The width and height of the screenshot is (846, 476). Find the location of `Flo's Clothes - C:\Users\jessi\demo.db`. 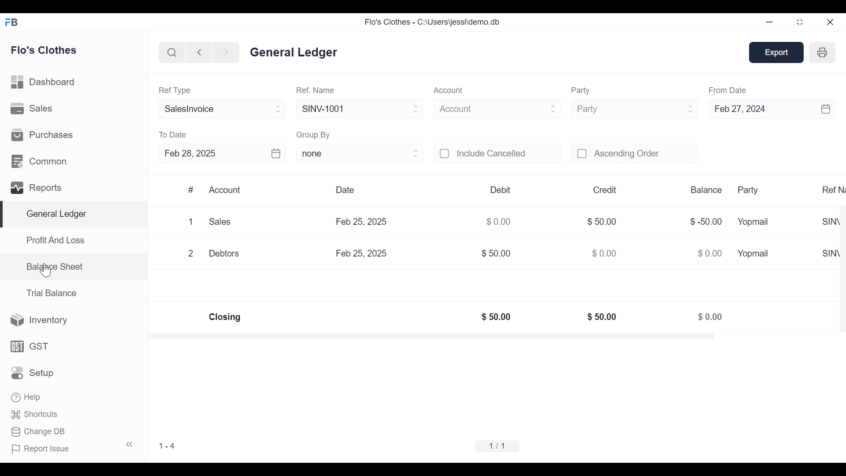

Flo's Clothes - C:\Users\jessi\demo.db is located at coordinates (432, 22).